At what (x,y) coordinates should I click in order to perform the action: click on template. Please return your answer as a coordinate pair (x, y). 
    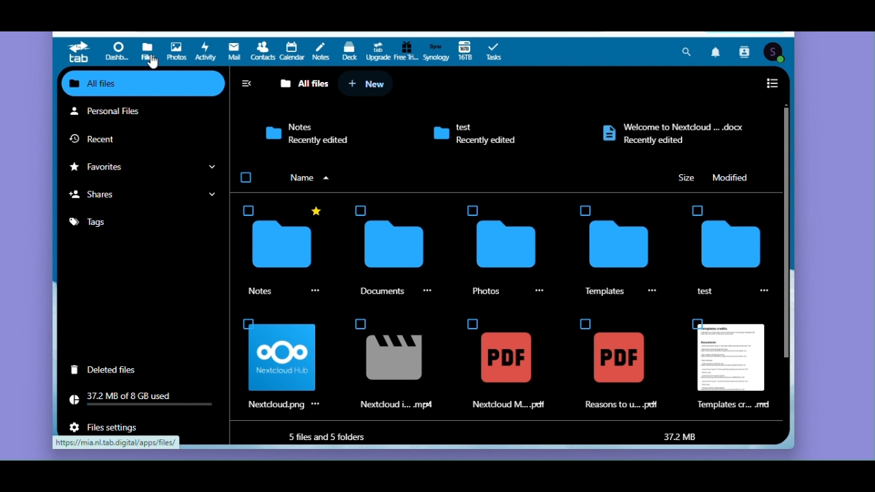
    Looking at the image, I should click on (729, 366).